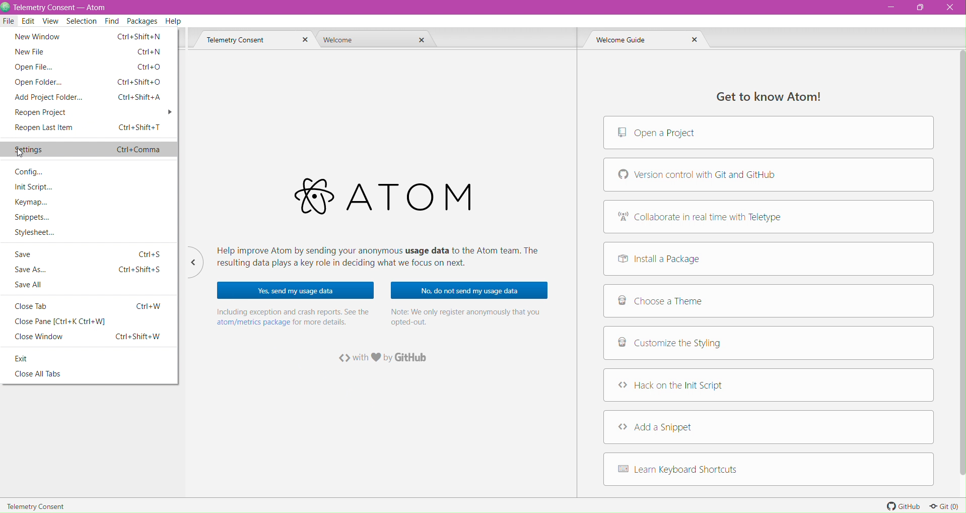 Image resolution: width=966 pixels, height=513 pixels. I want to click on View, so click(50, 22).